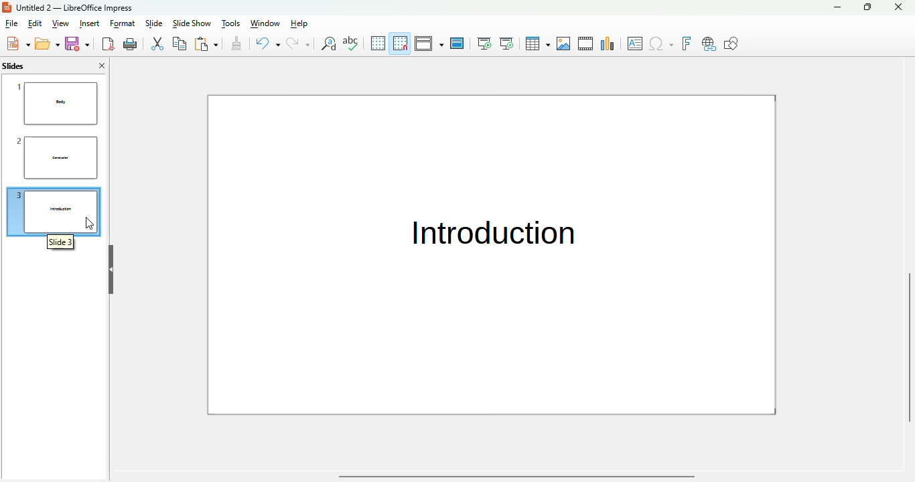 The width and height of the screenshot is (915, 482). What do you see at coordinates (265, 23) in the screenshot?
I see `window` at bounding box center [265, 23].